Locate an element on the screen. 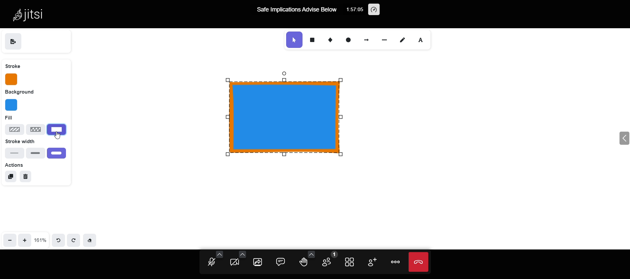 This screenshot has width=630, height=279. share screen is located at coordinates (256, 263).